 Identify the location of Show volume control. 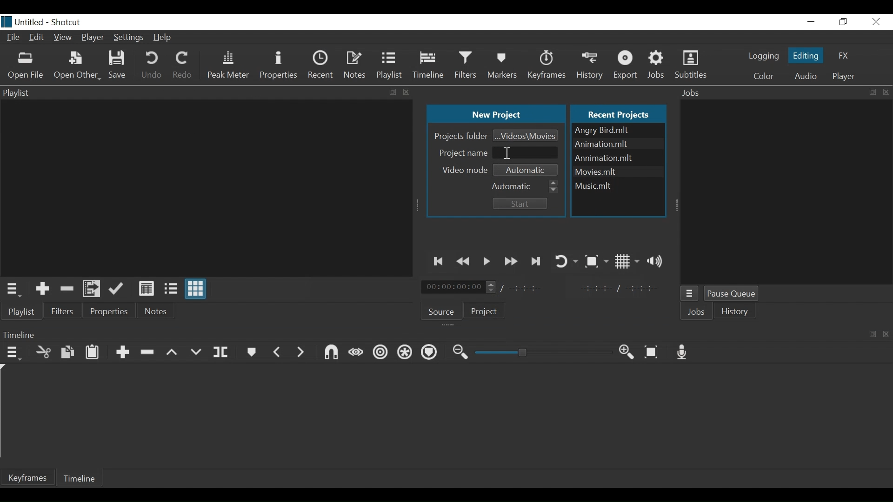
(657, 261).